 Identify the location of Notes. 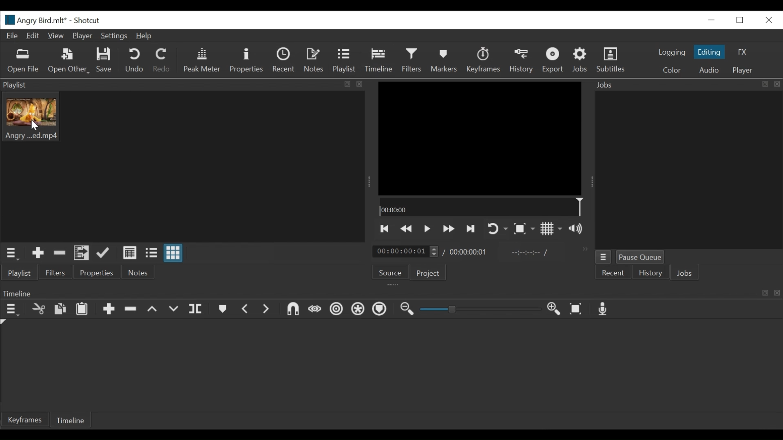
(314, 60).